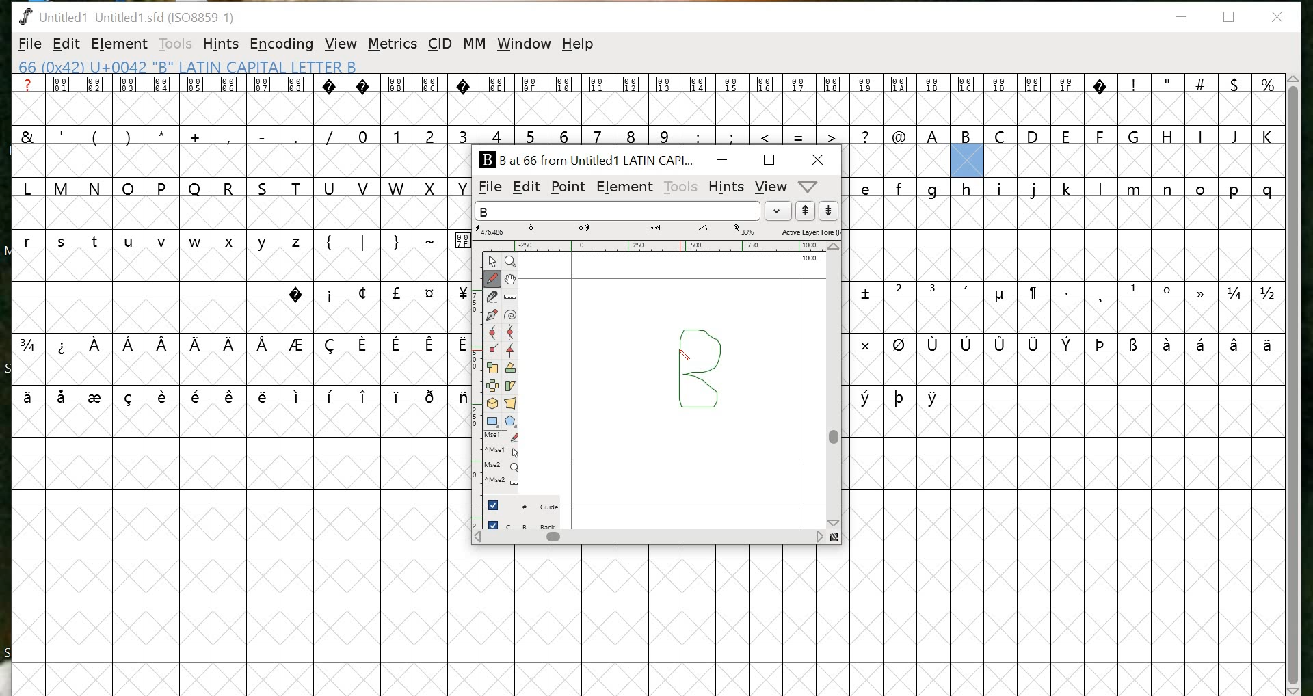 The image size is (1313, 696). I want to click on Point, so click(493, 262).